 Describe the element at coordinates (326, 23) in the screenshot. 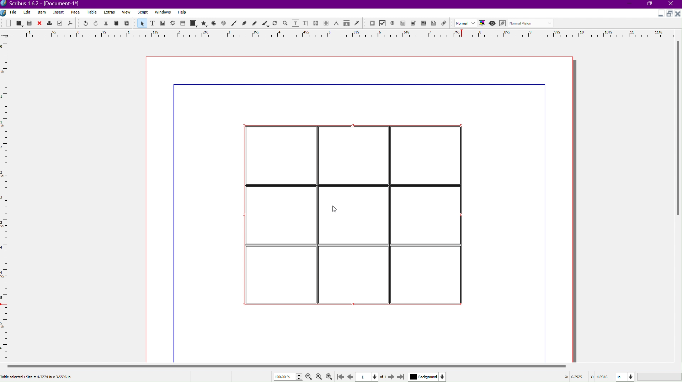

I see `Unlink Text Frames` at that location.